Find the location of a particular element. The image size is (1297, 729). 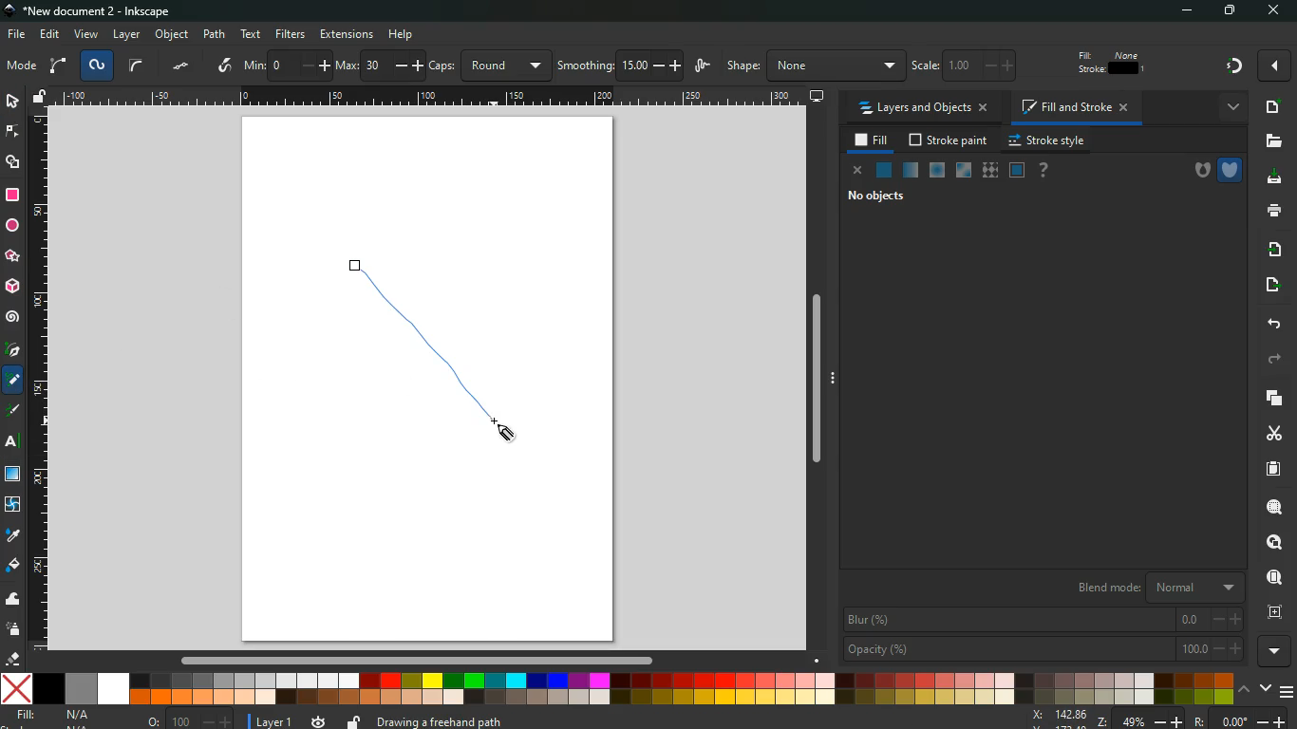

inkscape is located at coordinates (101, 10).